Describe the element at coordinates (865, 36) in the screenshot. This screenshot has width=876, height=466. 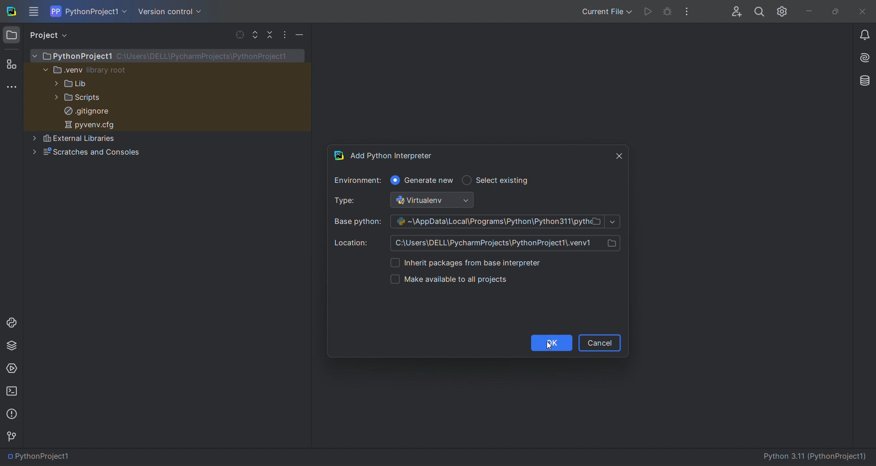
I see `notifications` at that location.